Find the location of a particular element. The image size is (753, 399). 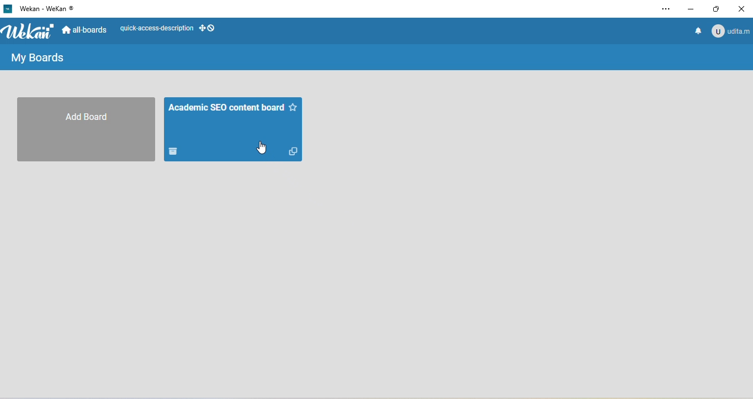

all-boards is located at coordinates (86, 29).